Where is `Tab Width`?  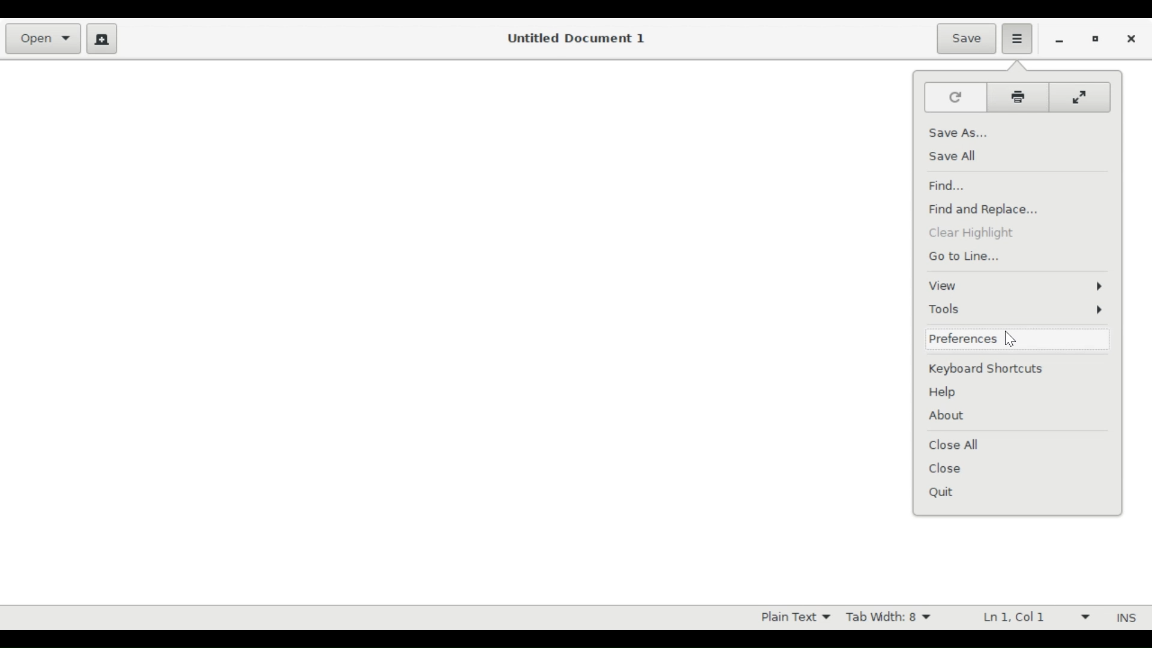
Tab Width is located at coordinates (887, 617).